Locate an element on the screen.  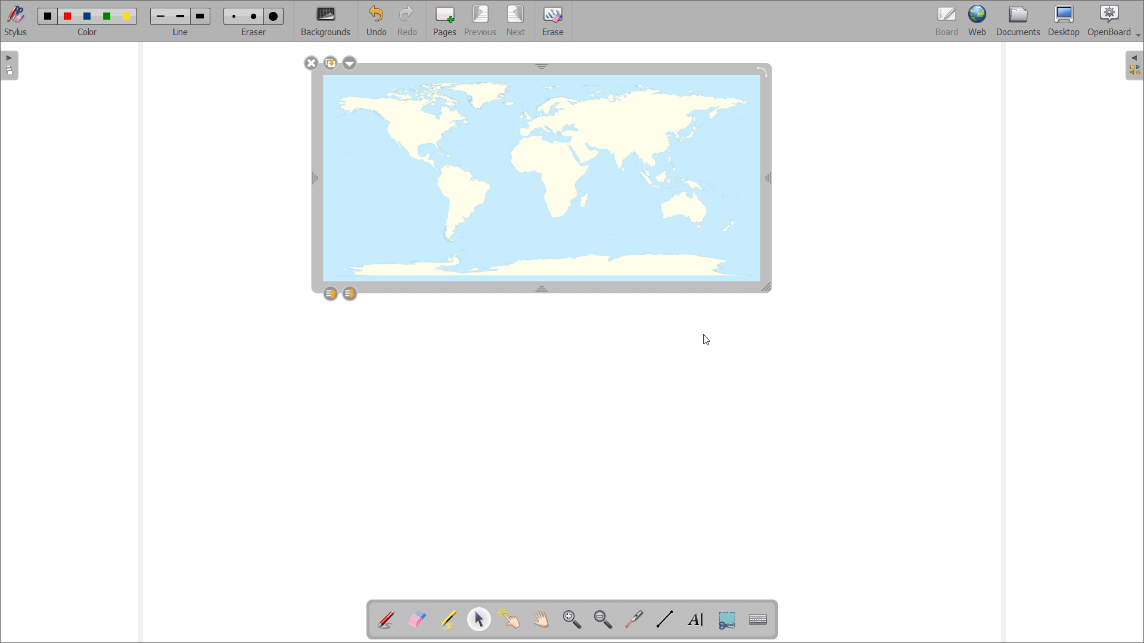
toggle stylus is located at coordinates (15, 21).